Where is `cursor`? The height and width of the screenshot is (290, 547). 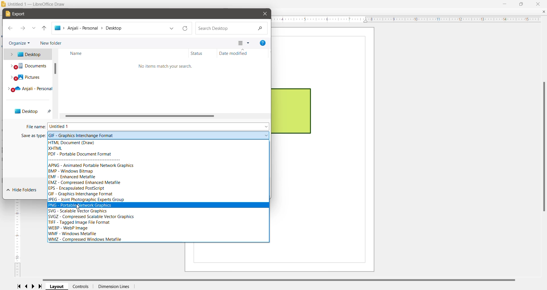
cursor is located at coordinates (79, 207).